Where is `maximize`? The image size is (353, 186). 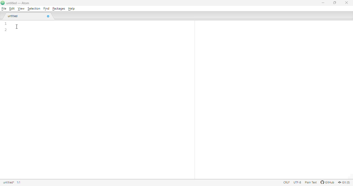
maximize is located at coordinates (334, 2).